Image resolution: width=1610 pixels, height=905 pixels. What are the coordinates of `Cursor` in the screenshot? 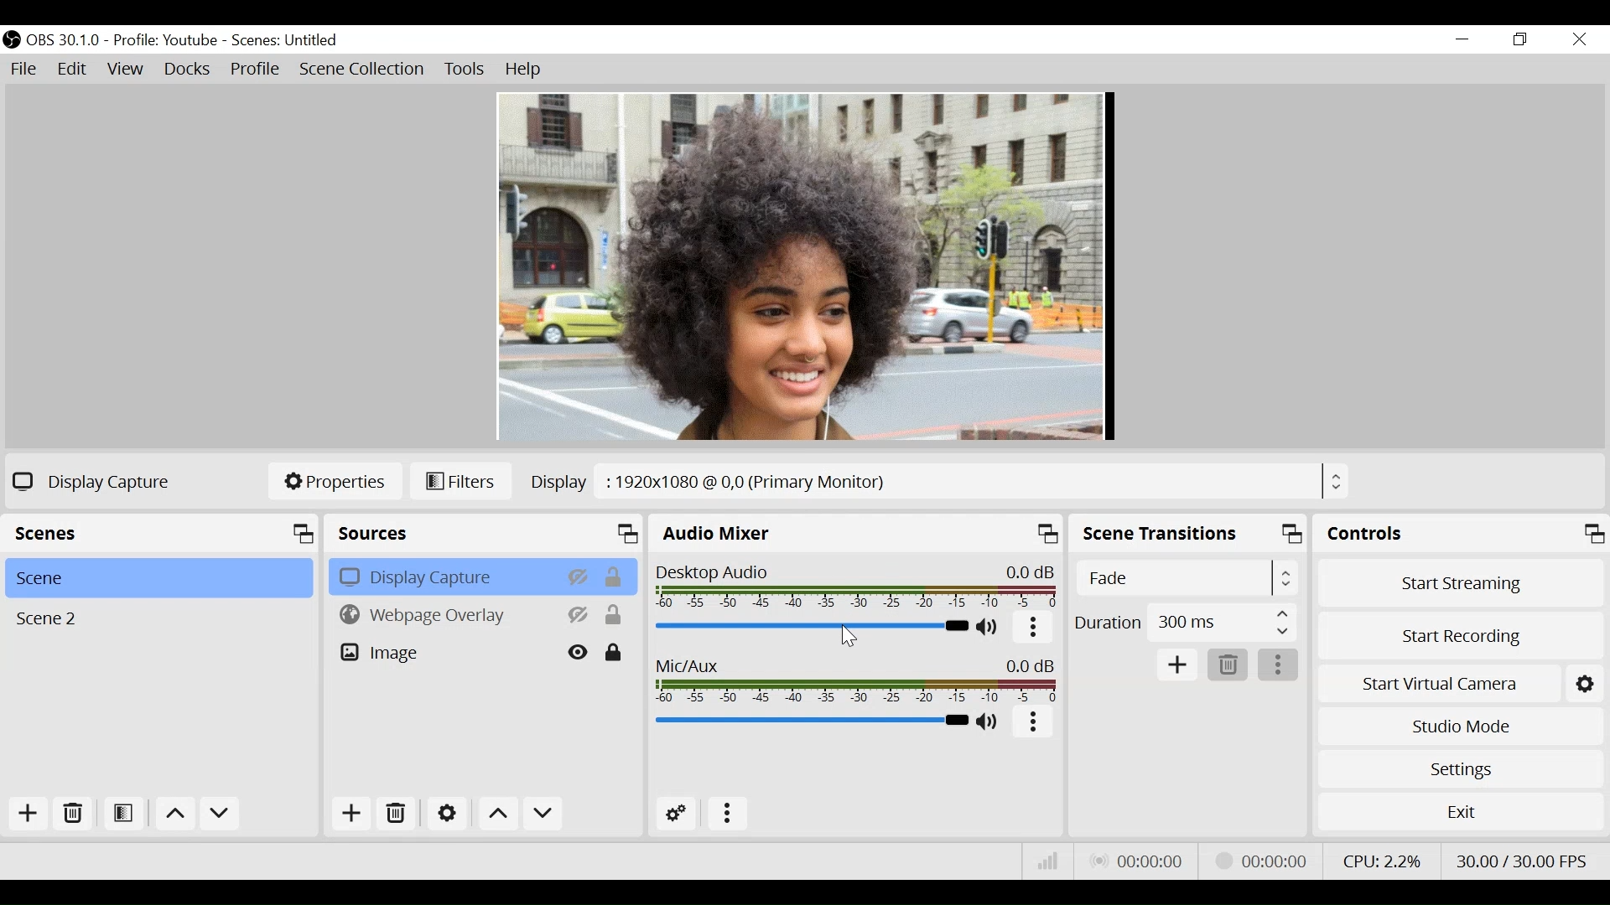 It's located at (848, 637).